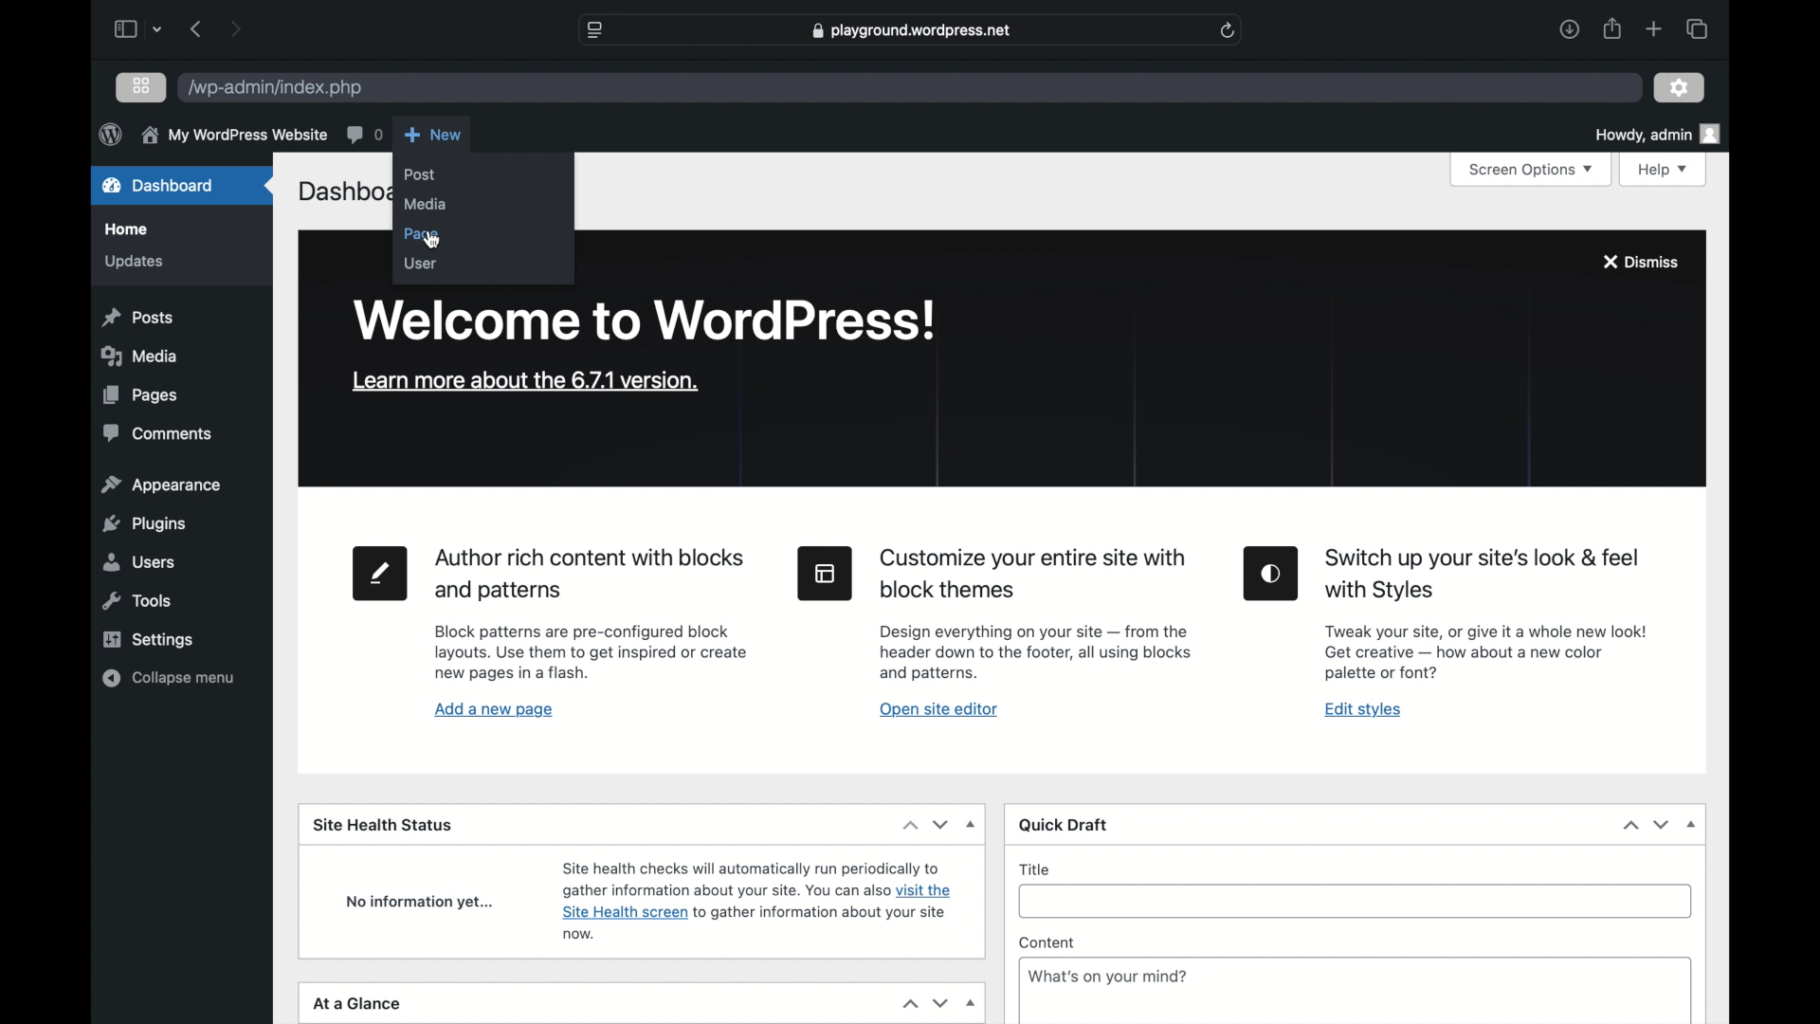  I want to click on site editor tool information, so click(1036, 653).